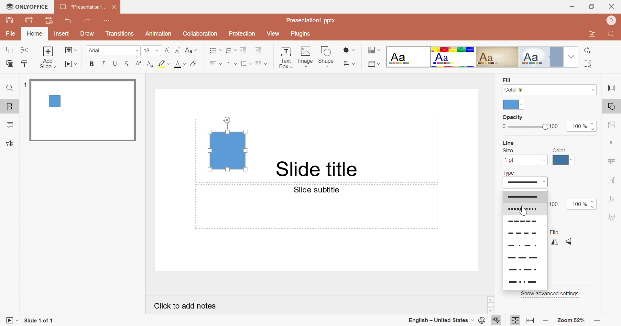 The image size is (621, 326). I want to click on Text box, so click(226, 145).